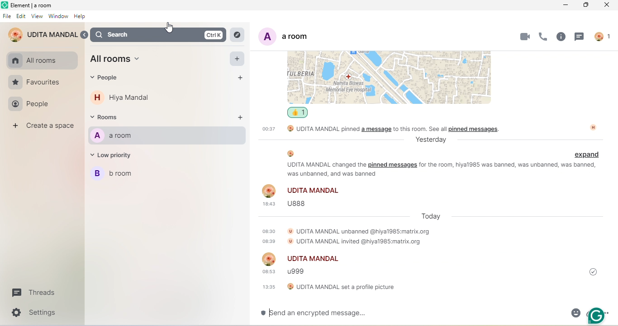 The width and height of the screenshot is (618, 326). What do you see at coordinates (58, 17) in the screenshot?
I see `Window` at bounding box center [58, 17].